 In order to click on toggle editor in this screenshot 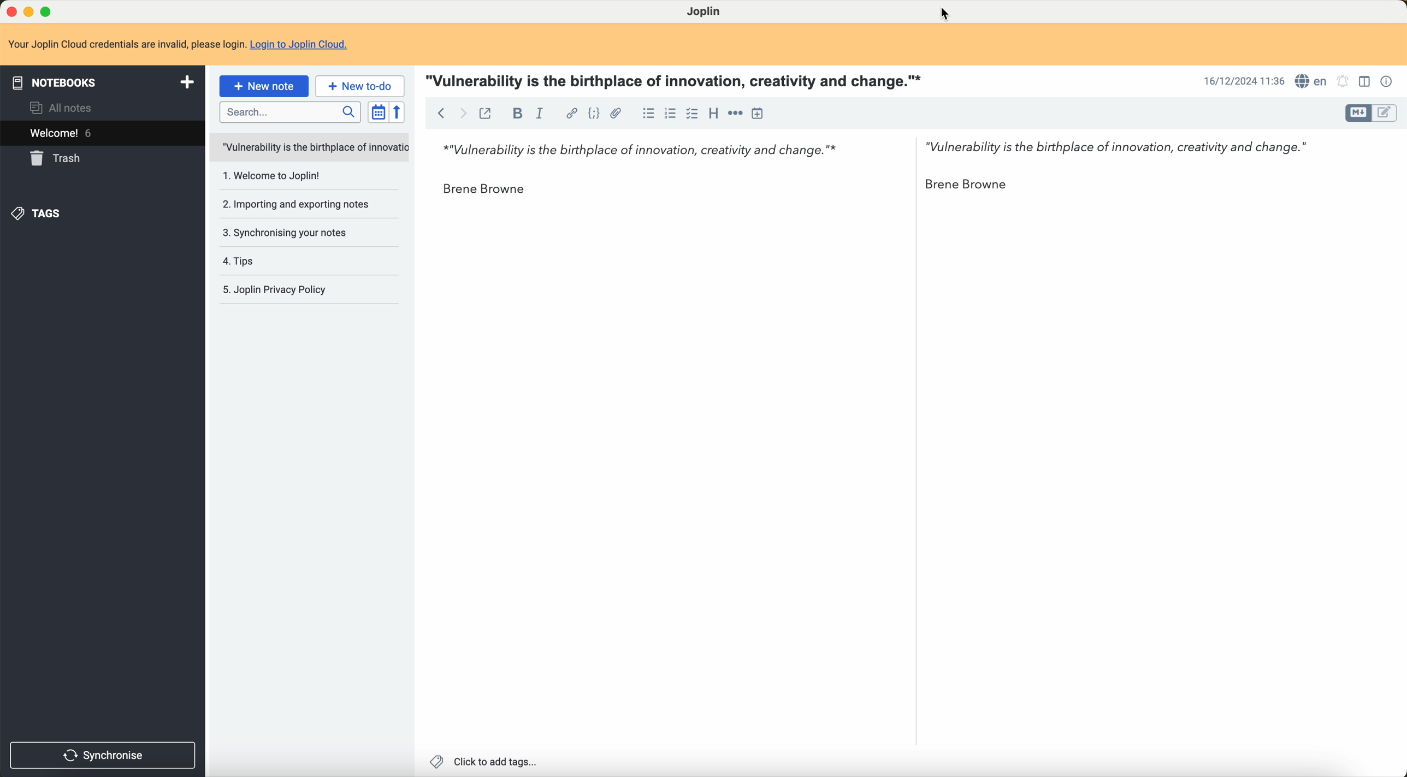, I will do `click(1388, 113)`.